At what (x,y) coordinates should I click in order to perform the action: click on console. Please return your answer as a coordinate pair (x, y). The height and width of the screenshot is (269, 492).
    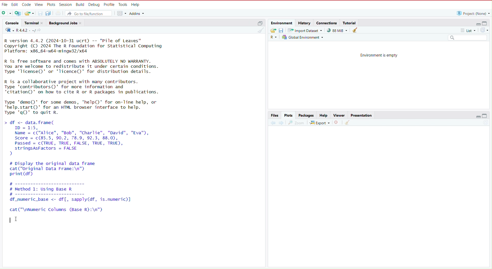
    Looking at the image, I should click on (11, 22).